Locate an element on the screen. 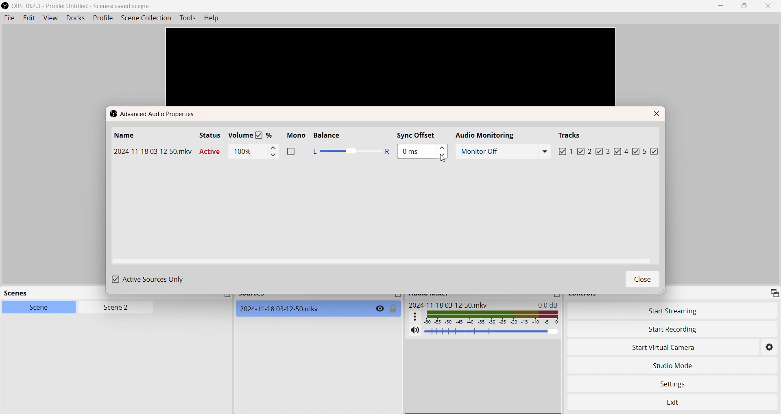 Image resolution: width=781 pixels, height=414 pixels. Box is located at coordinates (746, 6).